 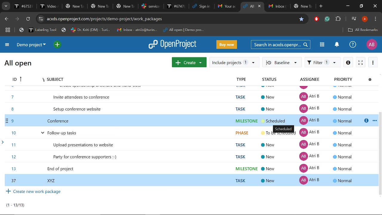 What do you see at coordinates (327, 19) in the screenshot?
I see `Grammerly` at bounding box center [327, 19].